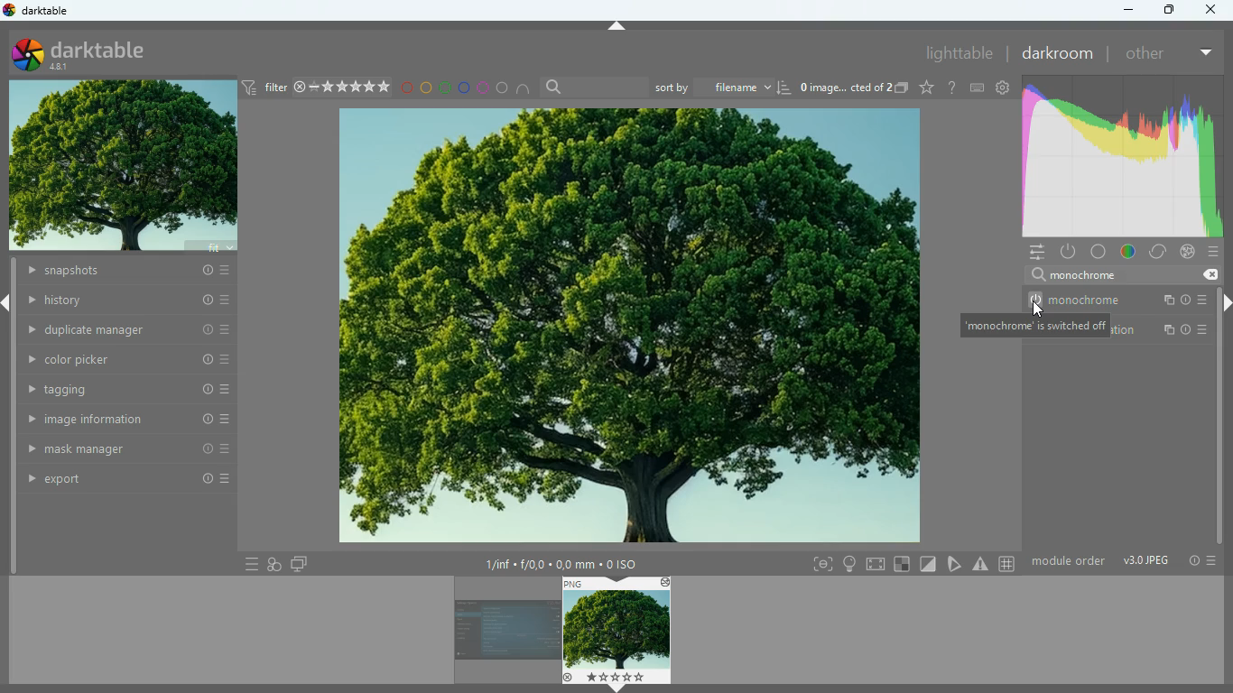  Describe the element at coordinates (130, 273) in the screenshot. I see `snapshots` at that location.